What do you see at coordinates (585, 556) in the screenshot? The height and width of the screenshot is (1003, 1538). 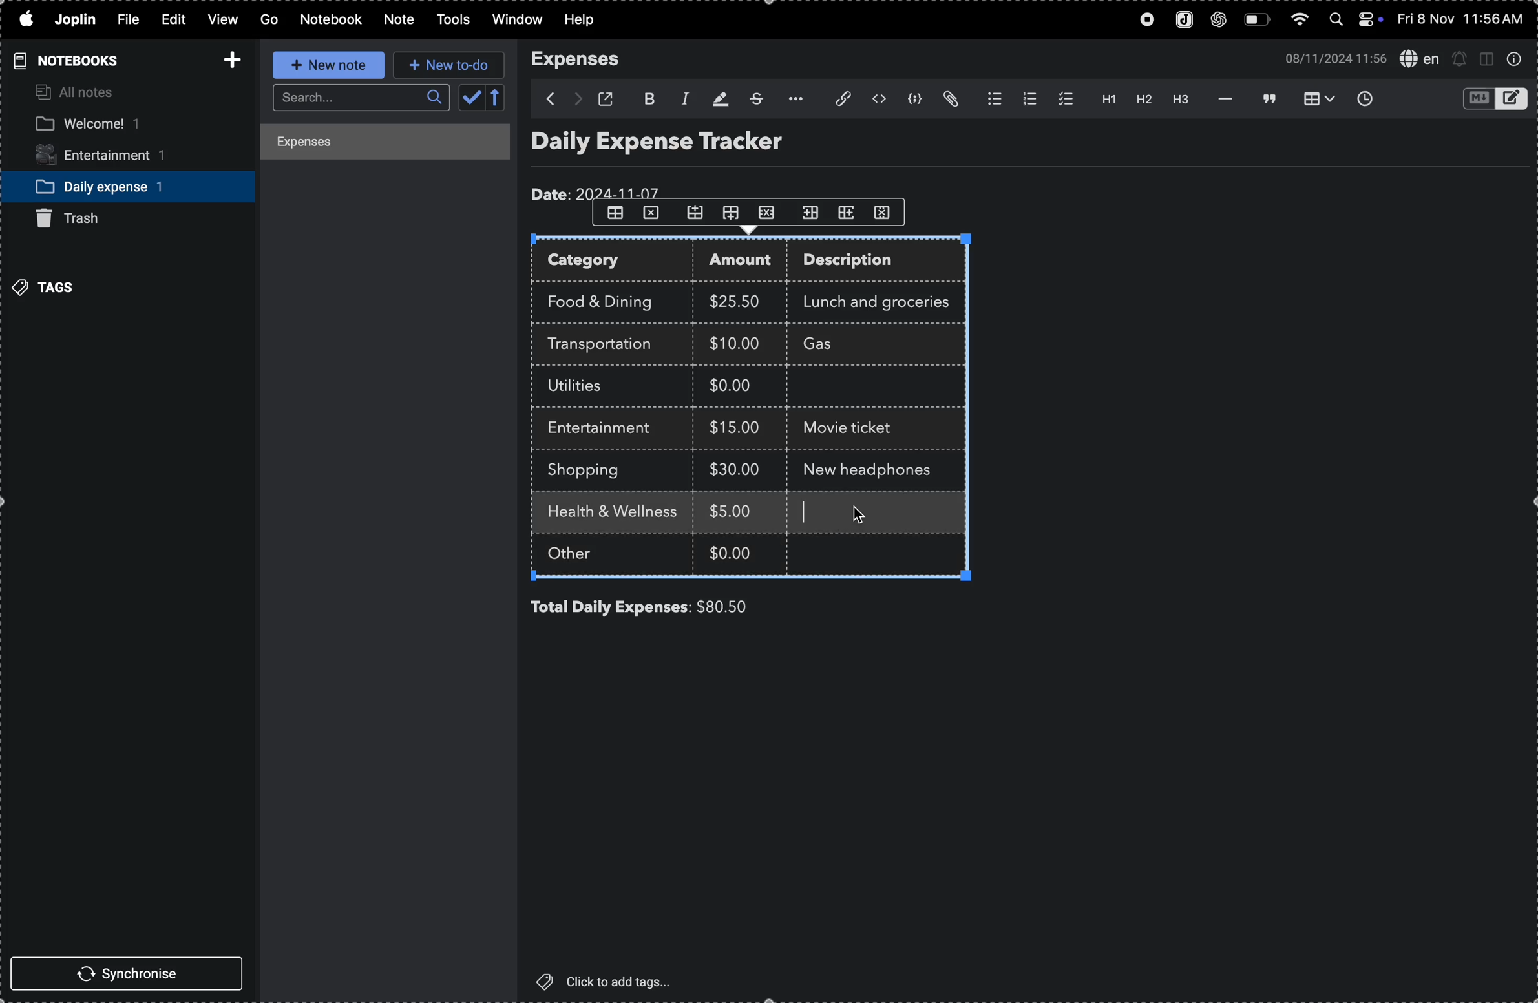 I see `other` at bounding box center [585, 556].